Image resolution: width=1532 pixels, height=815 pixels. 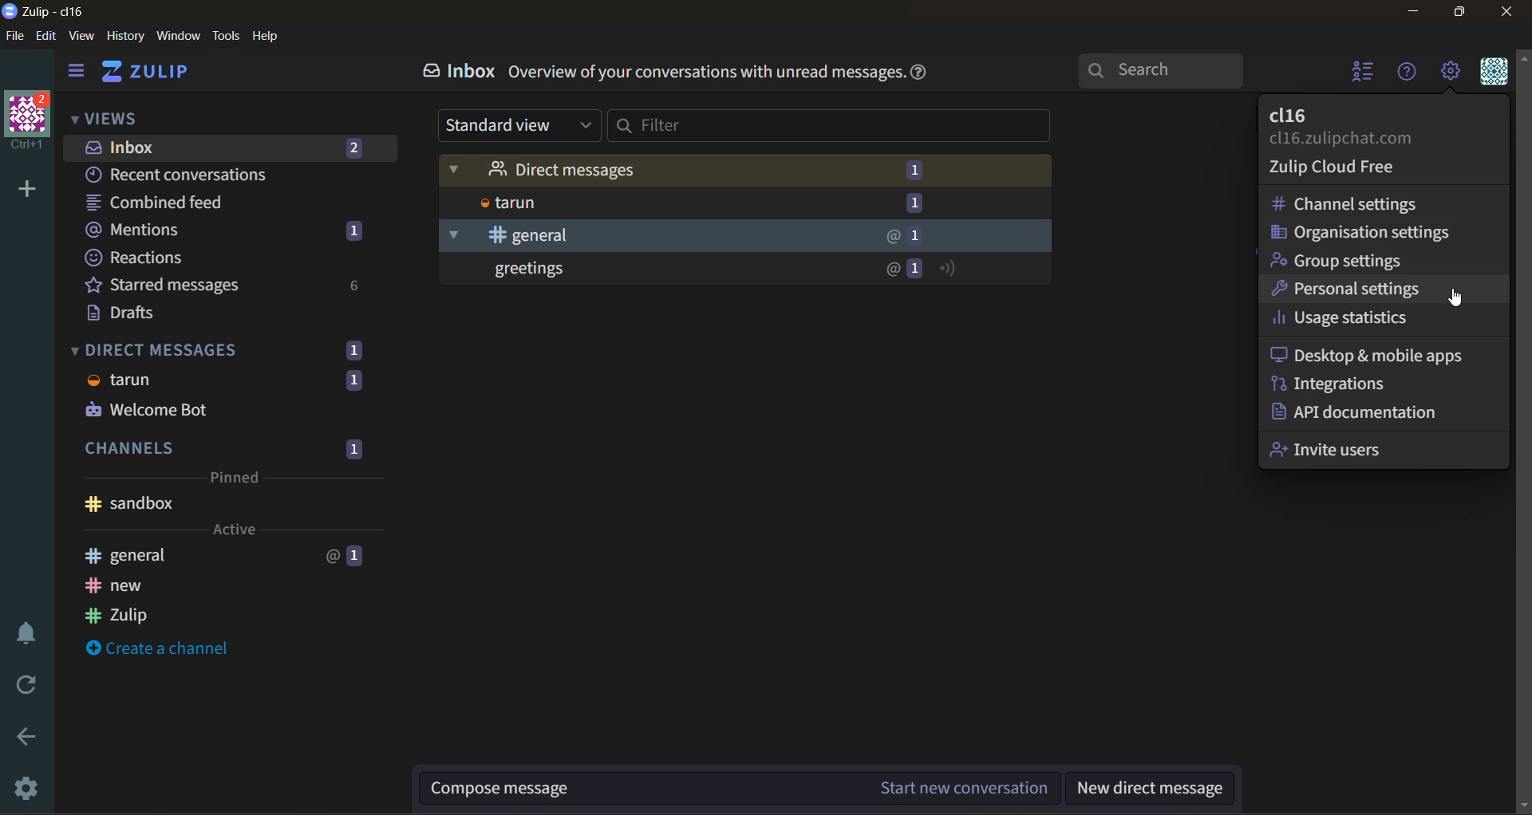 I want to click on integrations, so click(x=1332, y=384).